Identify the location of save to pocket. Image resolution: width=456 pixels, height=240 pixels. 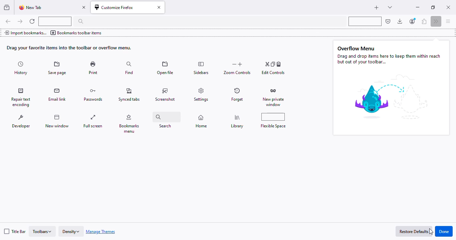
(388, 21).